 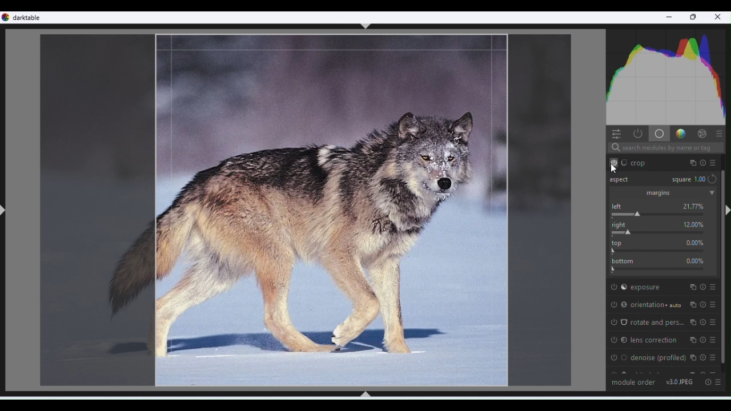 What do you see at coordinates (615, 133) in the screenshot?
I see `Quick access` at bounding box center [615, 133].